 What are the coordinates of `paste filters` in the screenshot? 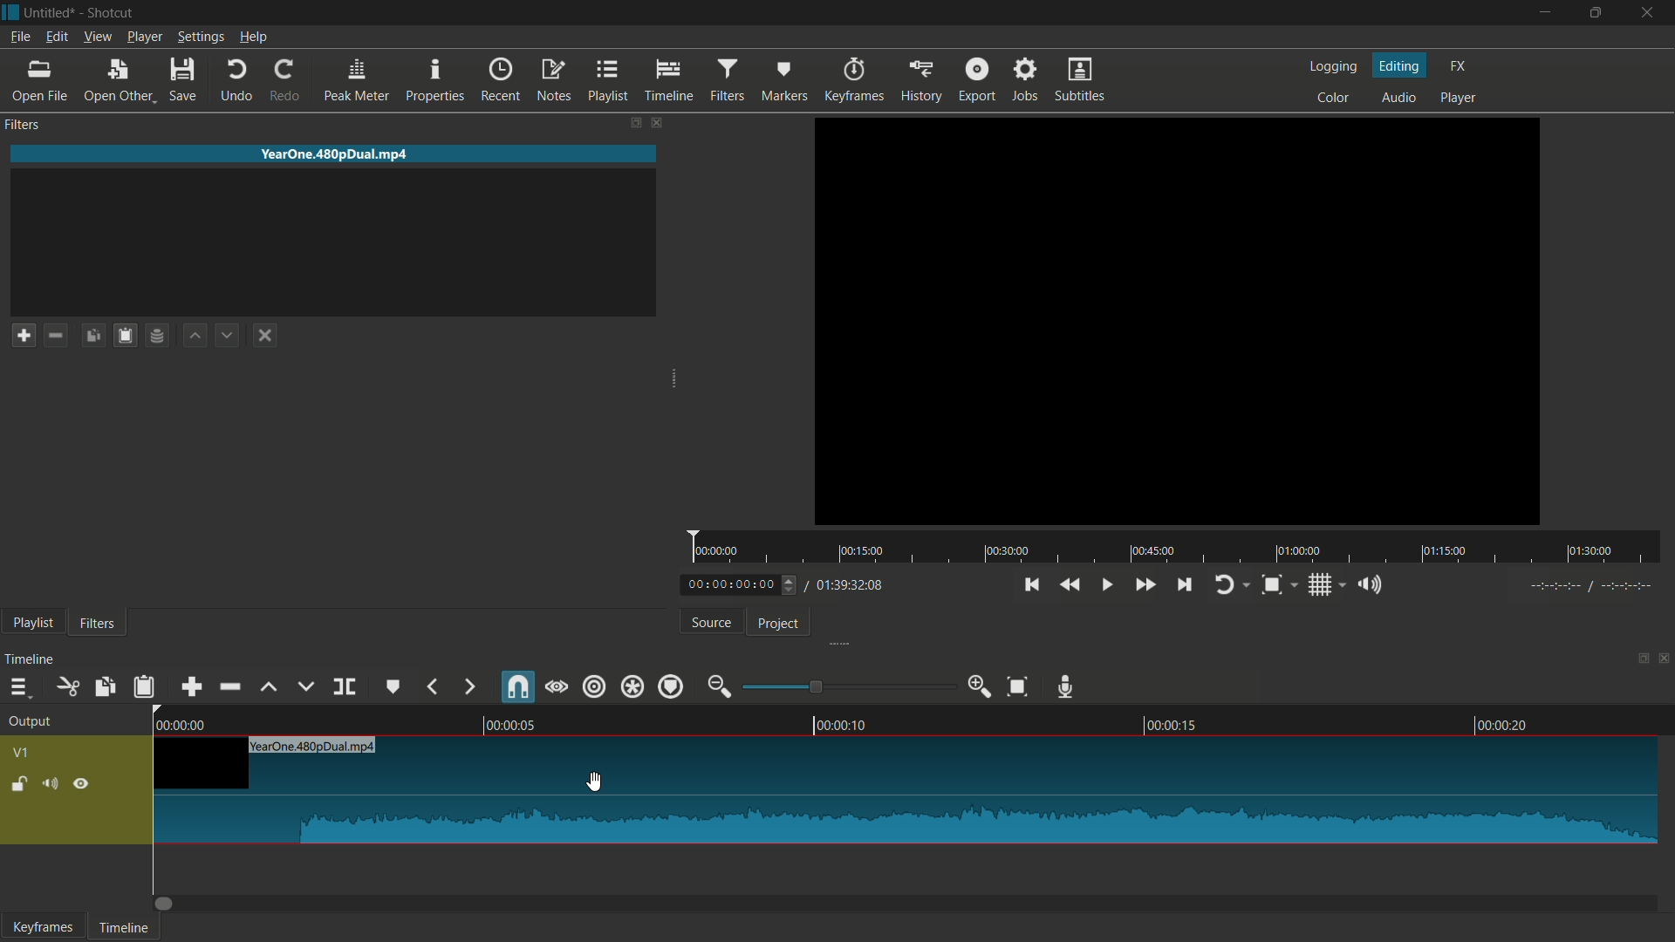 It's located at (128, 336).